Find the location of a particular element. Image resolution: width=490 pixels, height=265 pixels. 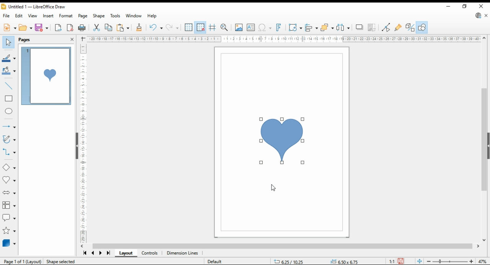

libre office draw update is located at coordinates (479, 15).